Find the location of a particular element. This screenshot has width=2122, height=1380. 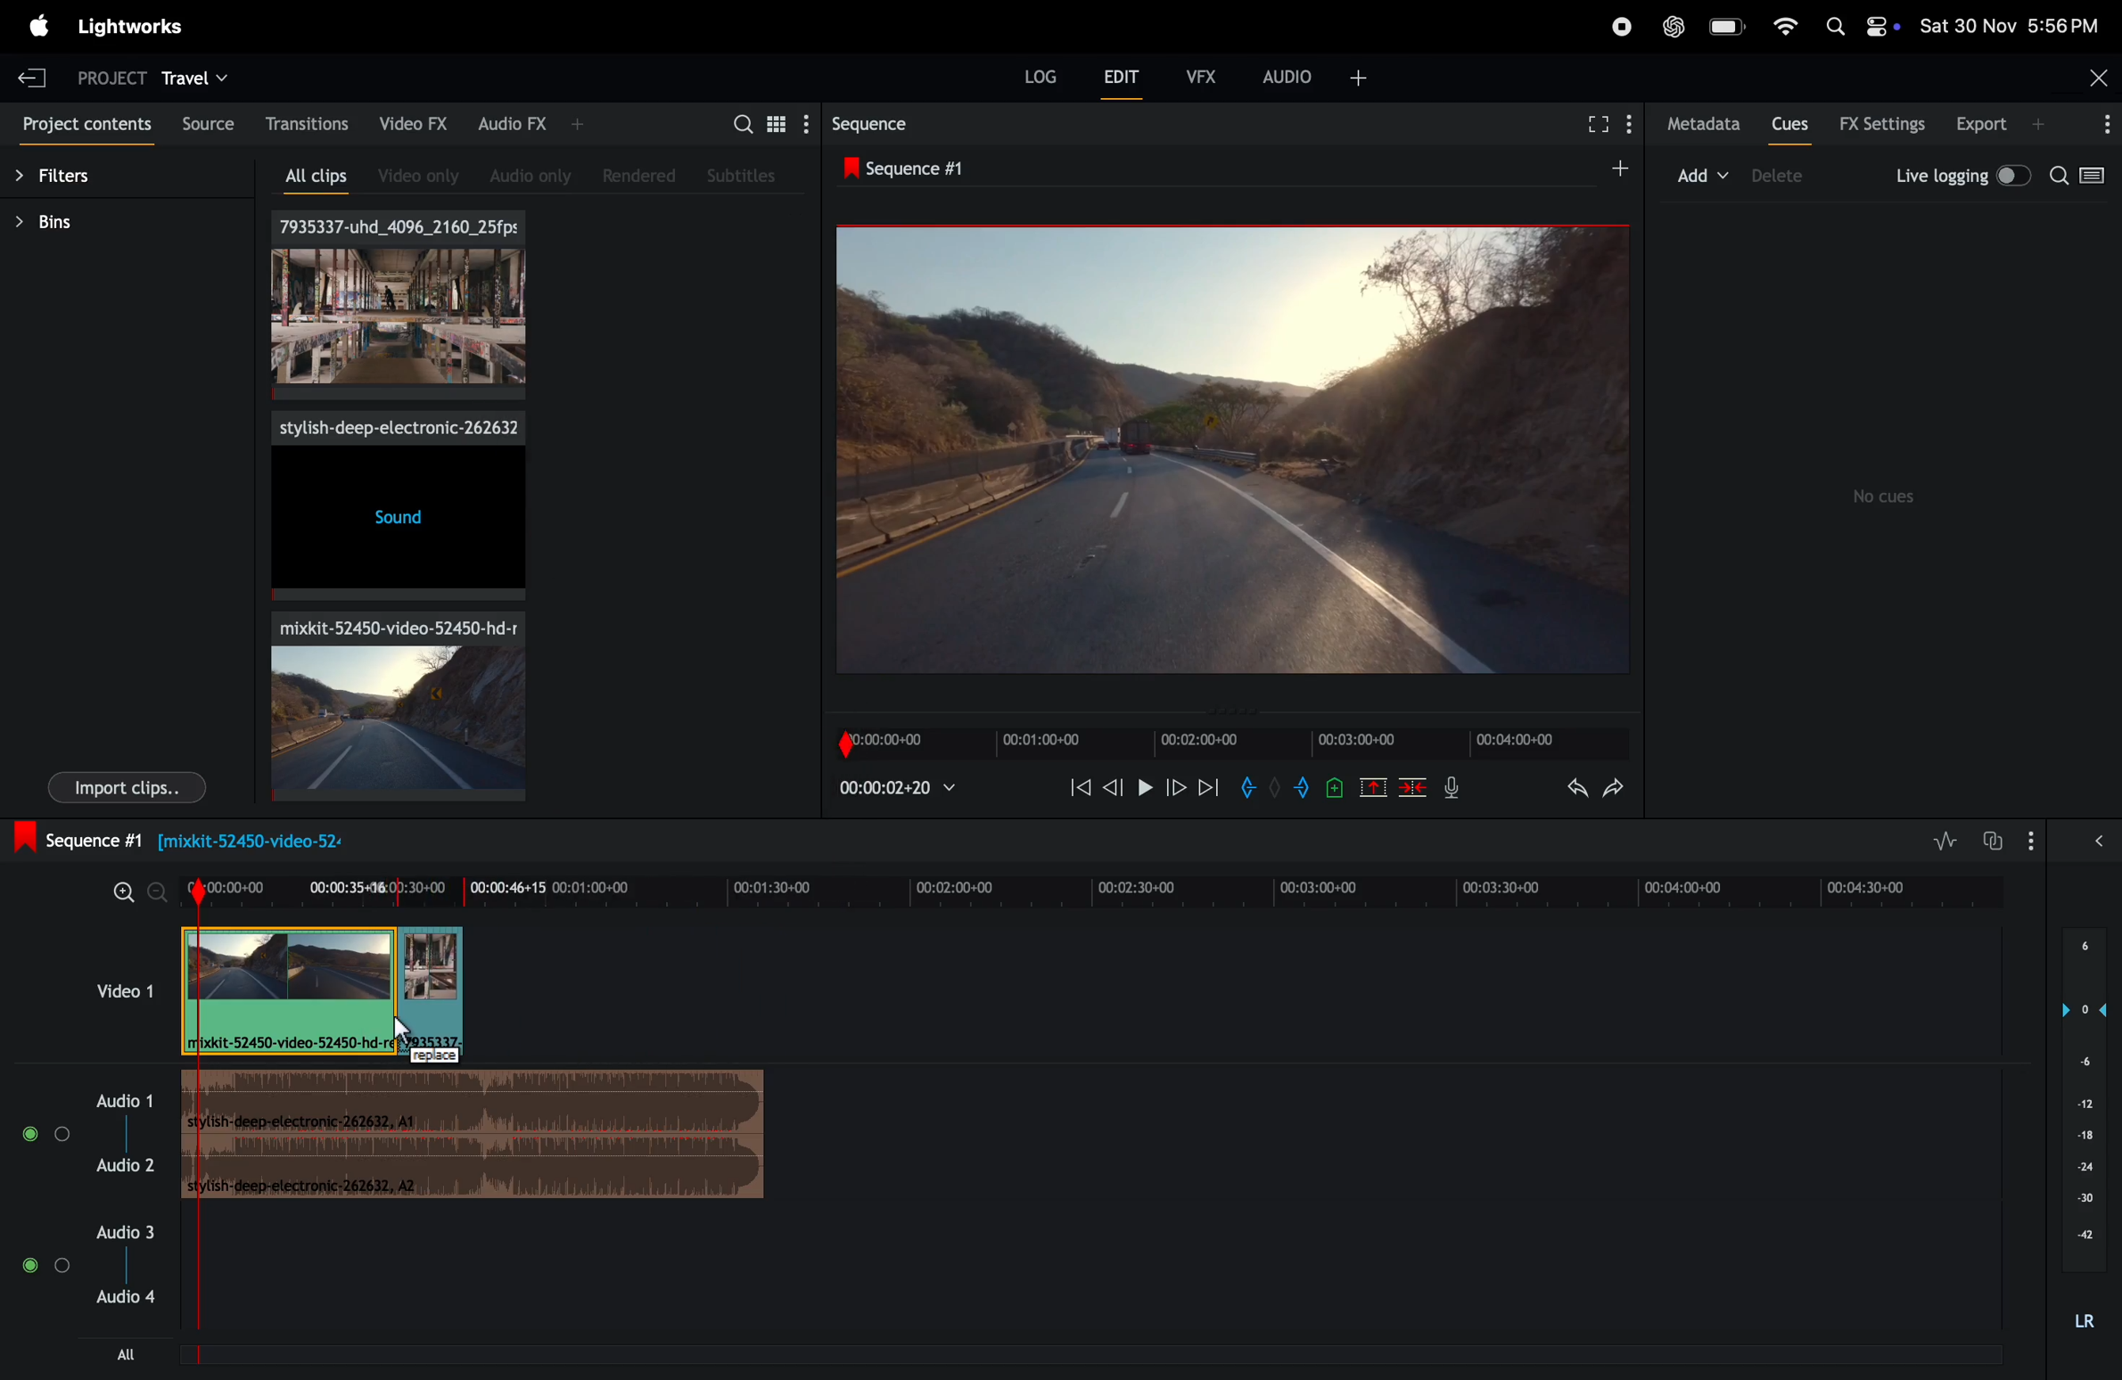

rewind is located at coordinates (1077, 785).